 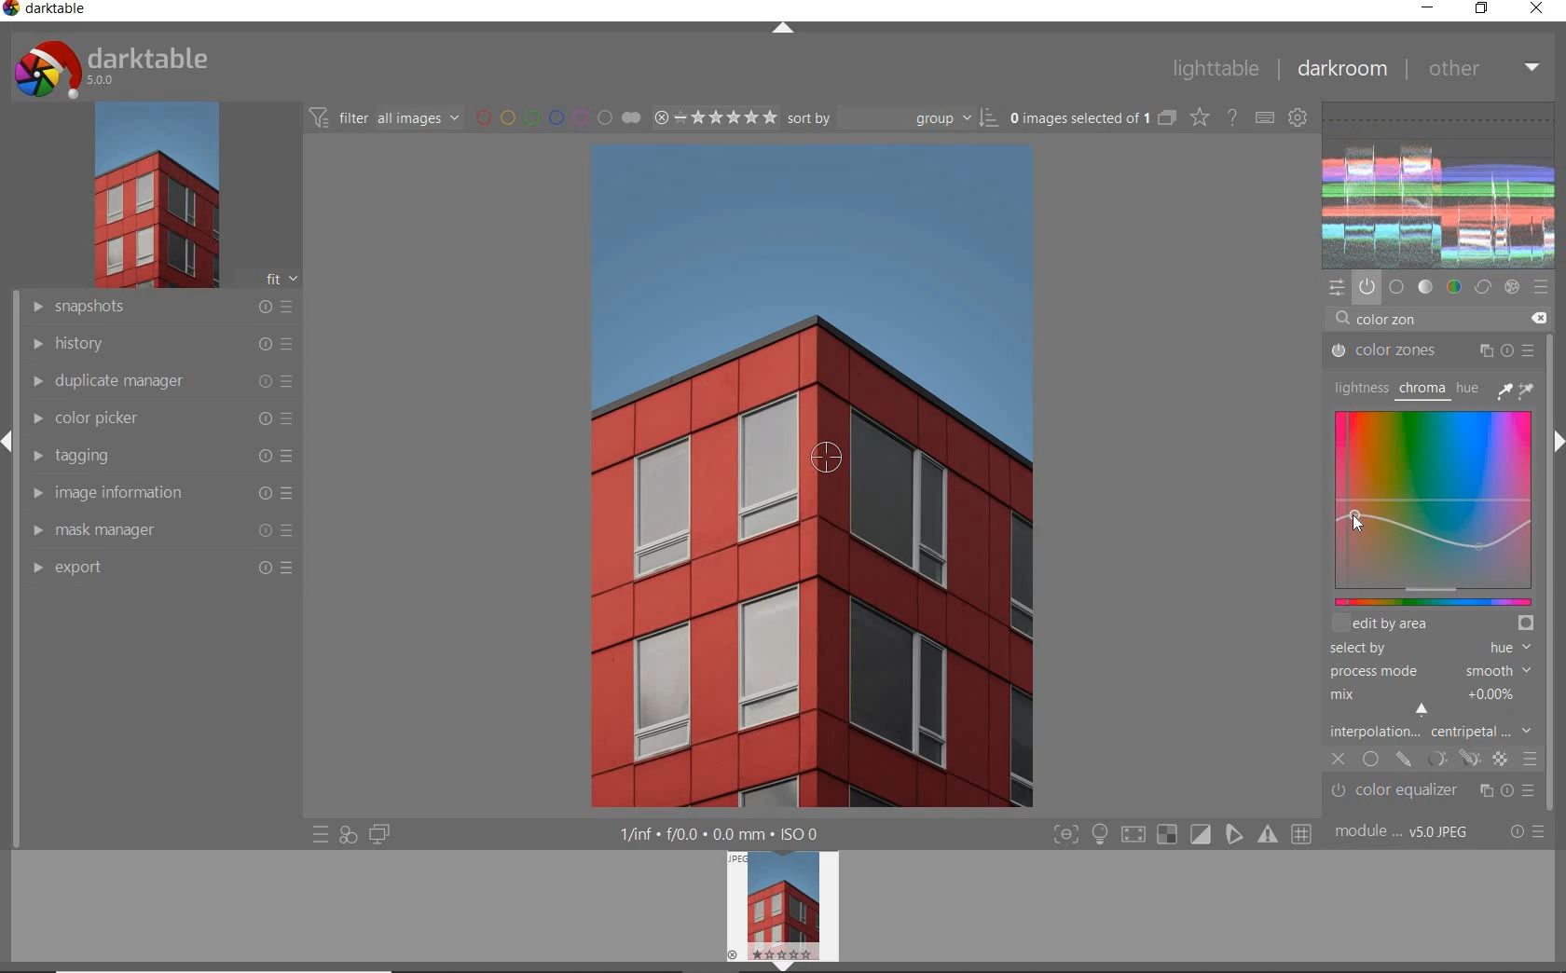 I want to click on EDIT BY AREA, so click(x=1433, y=624).